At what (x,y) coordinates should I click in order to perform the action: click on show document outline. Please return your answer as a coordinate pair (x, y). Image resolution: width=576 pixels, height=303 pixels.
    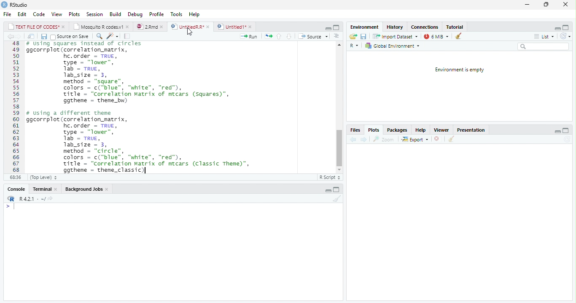
    Looking at the image, I should click on (337, 37).